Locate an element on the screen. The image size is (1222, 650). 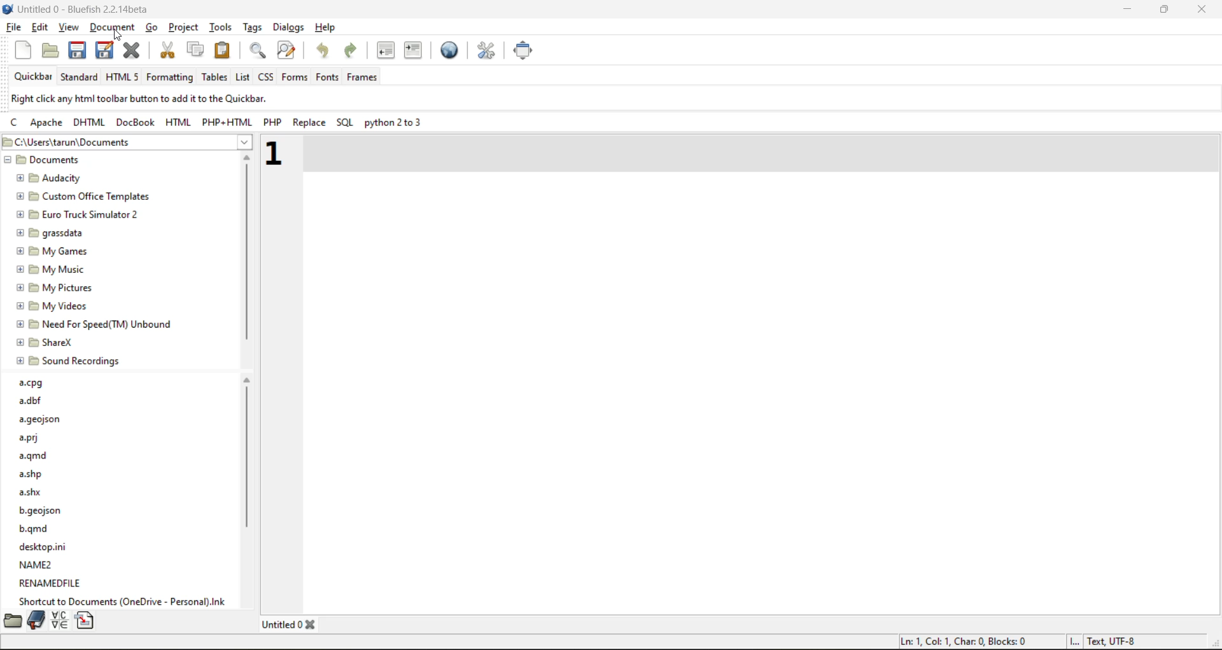
apache is located at coordinates (48, 123).